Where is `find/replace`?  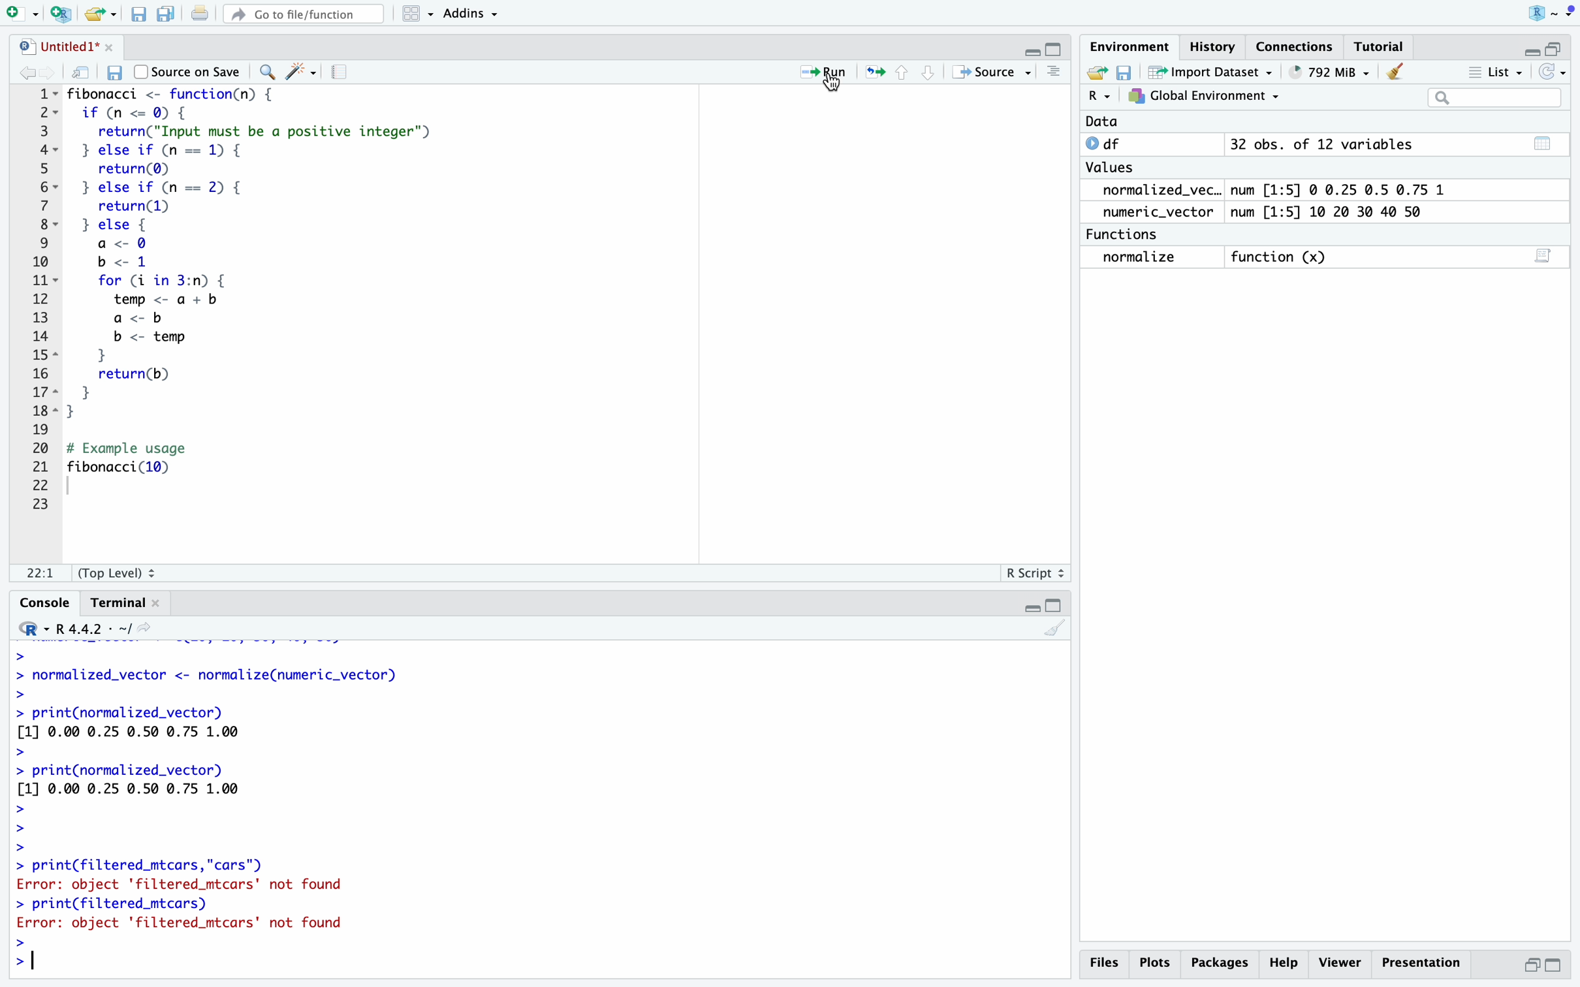 find/replace is located at coordinates (266, 72).